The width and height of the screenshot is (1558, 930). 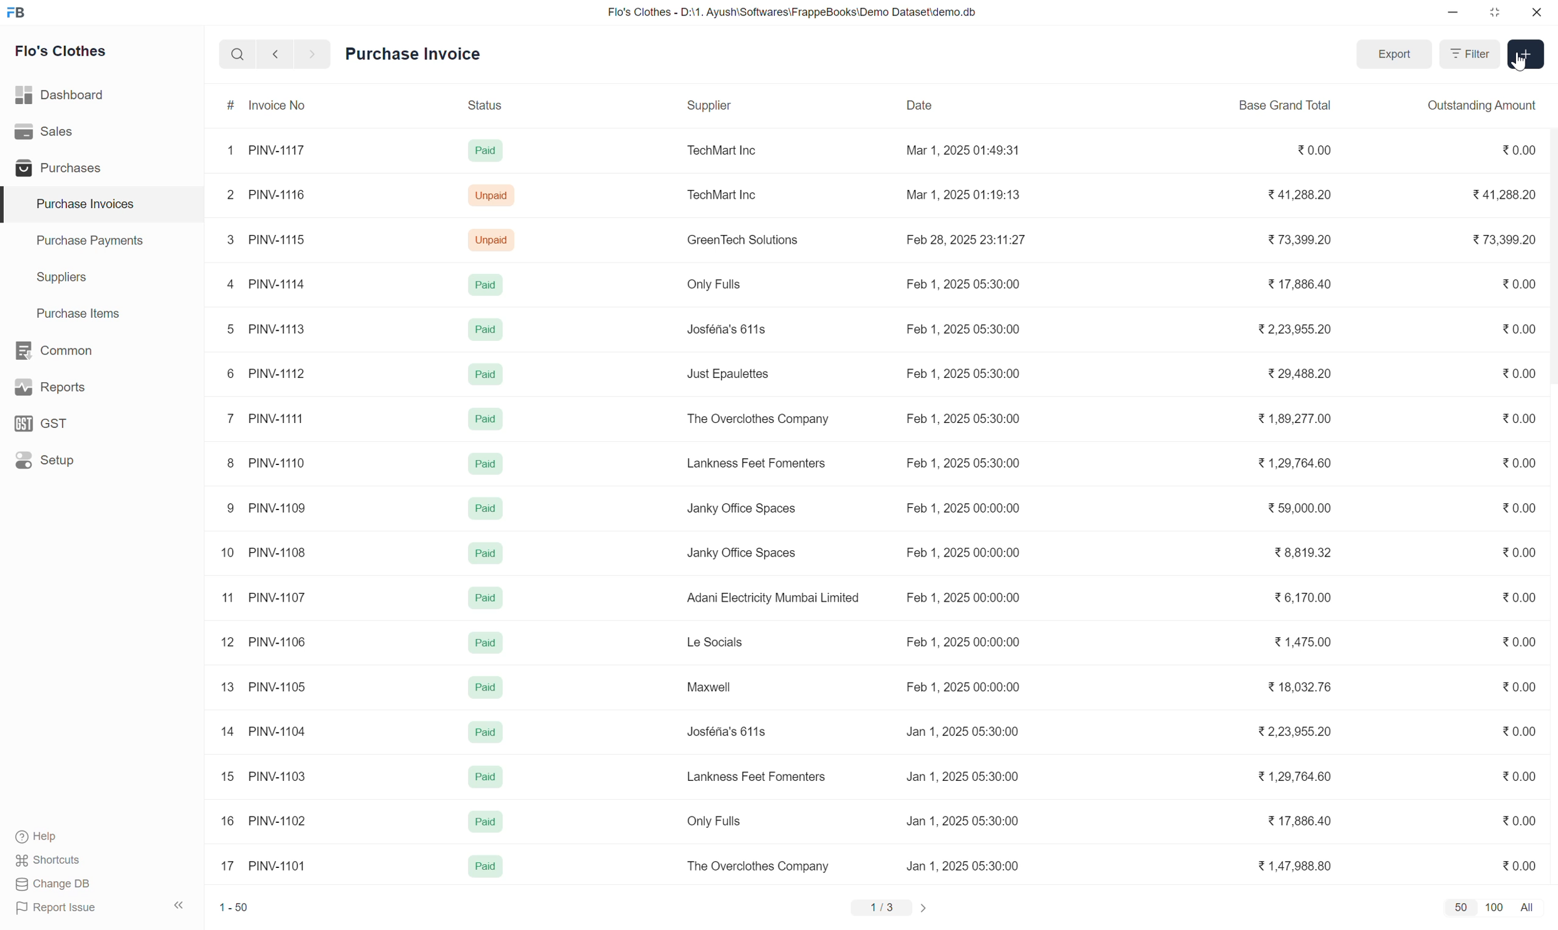 What do you see at coordinates (962, 865) in the screenshot?
I see `Jan 1, 2025 05:30:00` at bounding box center [962, 865].